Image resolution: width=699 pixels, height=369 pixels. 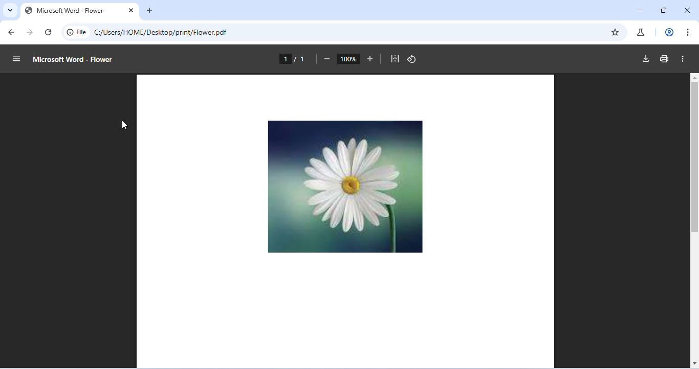 I want to click on file, so click(x=76, y=32).